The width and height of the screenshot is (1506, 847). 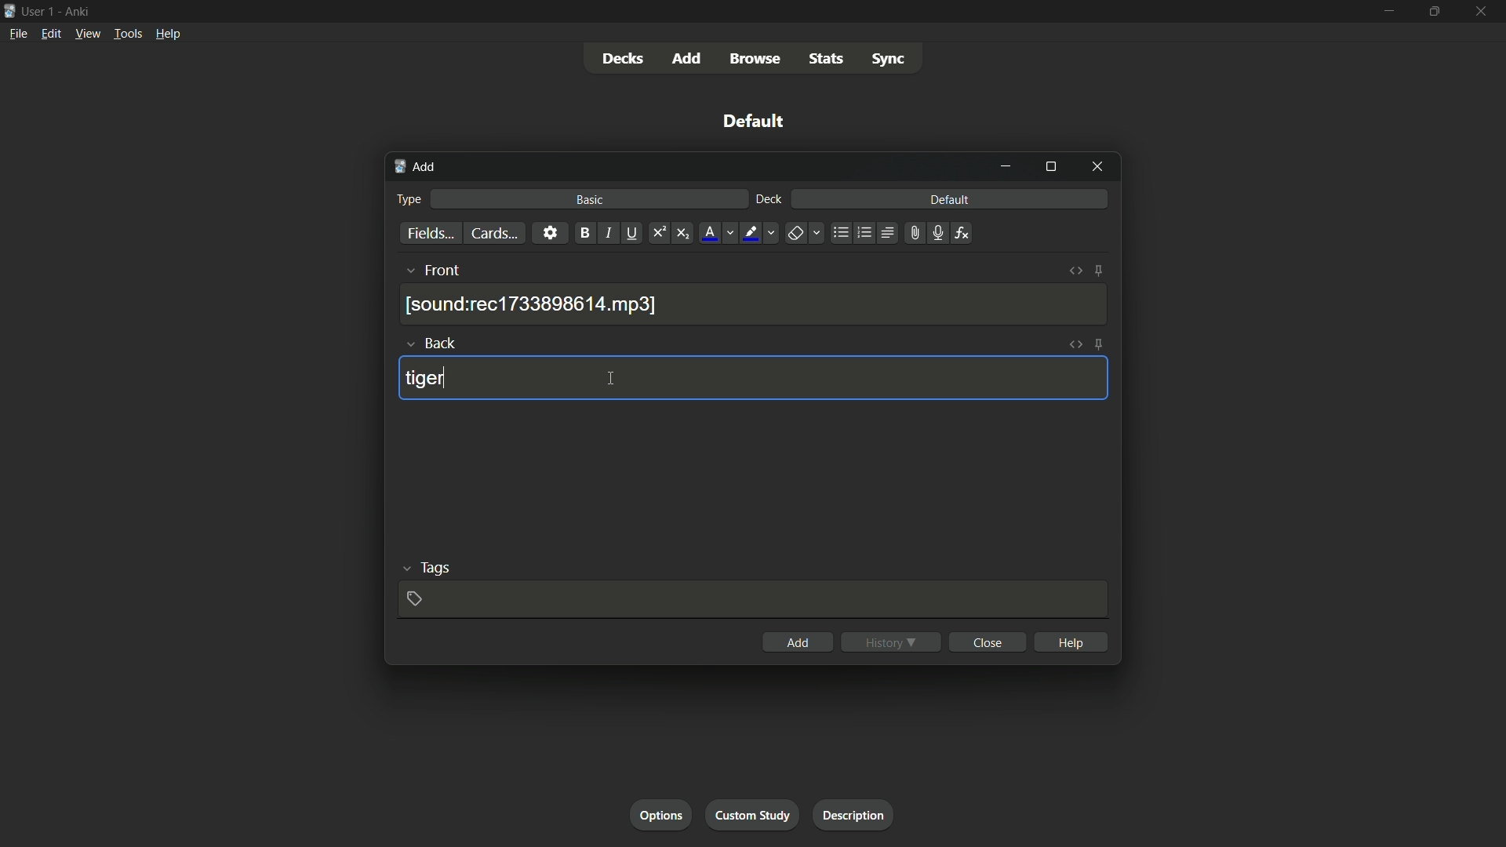 I want to click on default, so click(x=949, y=200).